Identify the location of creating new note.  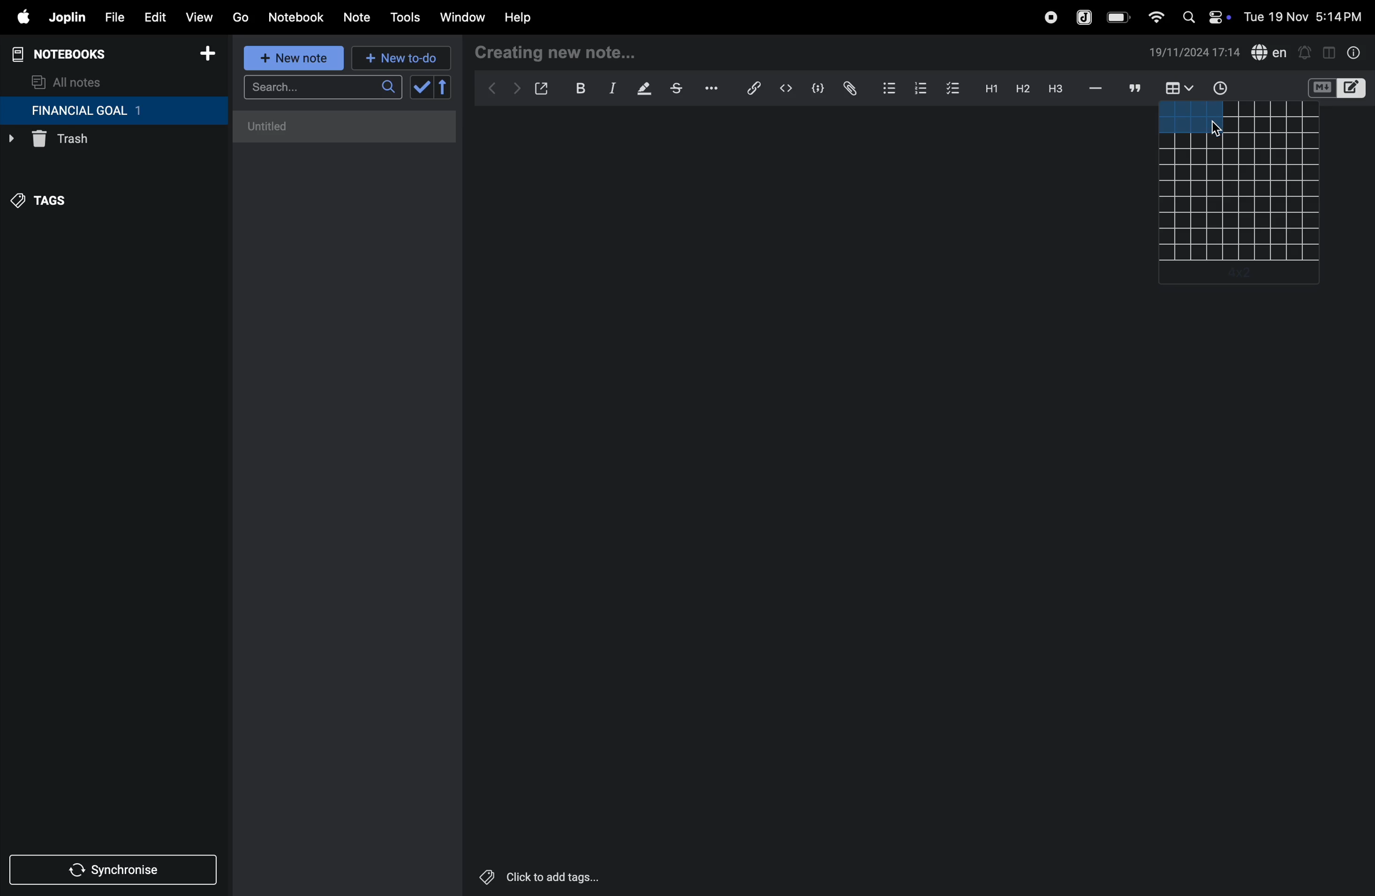
(558, 53).